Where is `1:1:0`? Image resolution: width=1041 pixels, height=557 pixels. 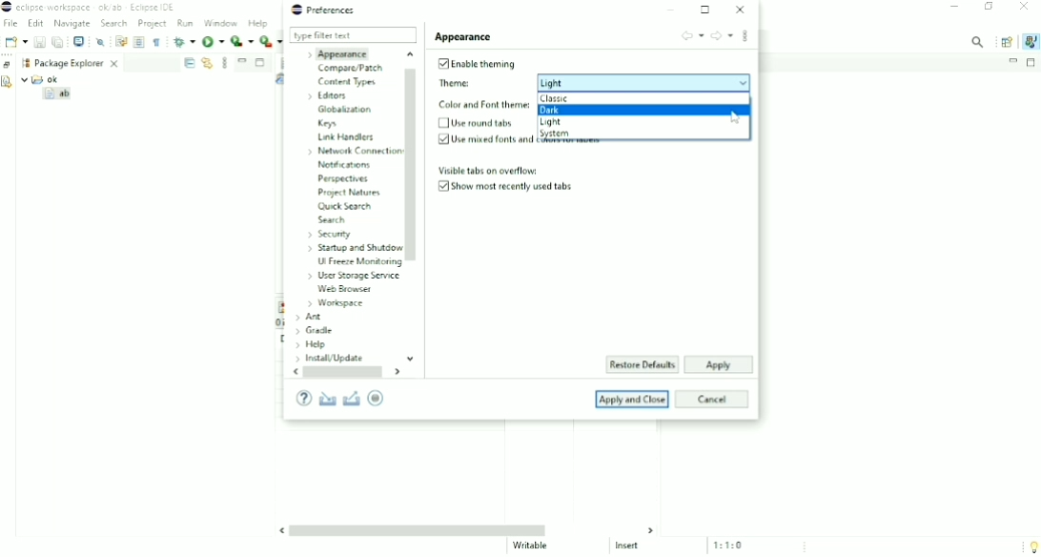
1:1:0 is located at coordinates (734, 545).